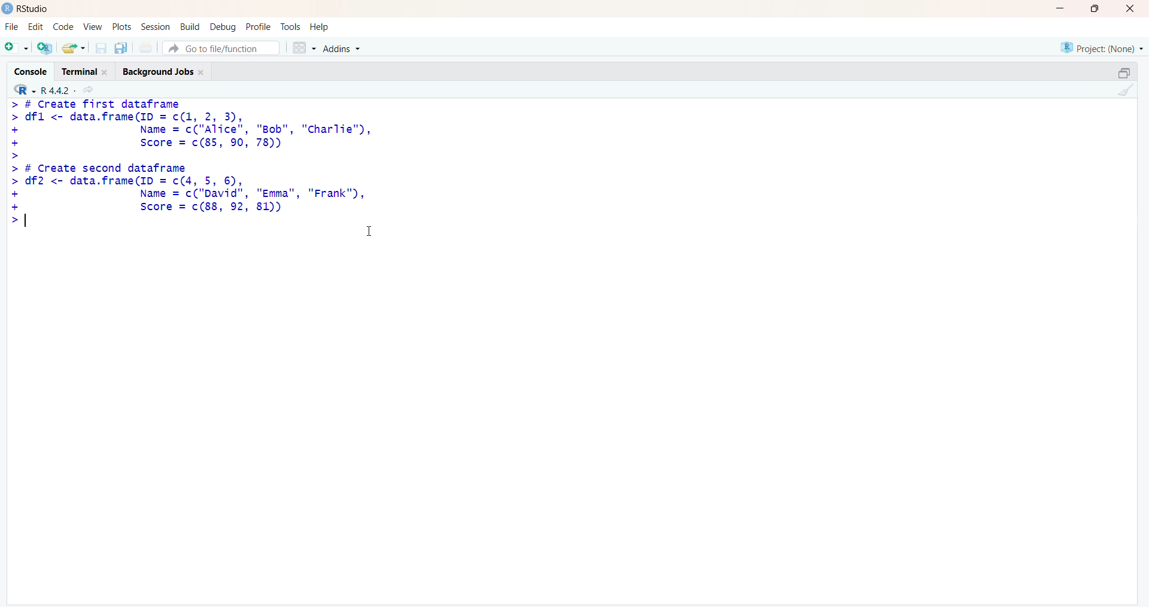 This screenshot has height=607, width=1149. I want to click on print, so click(147, 48).